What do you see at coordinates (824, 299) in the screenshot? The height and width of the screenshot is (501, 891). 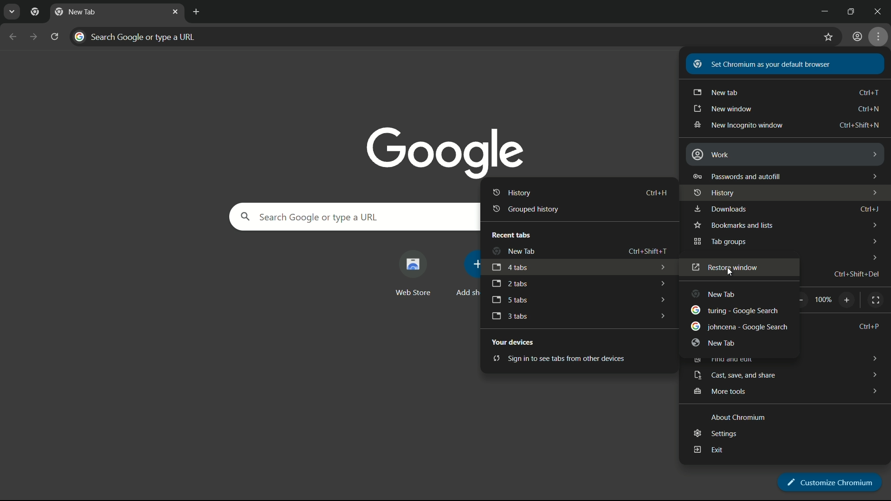 I see `scale factor` at bounding box center [824, 299].